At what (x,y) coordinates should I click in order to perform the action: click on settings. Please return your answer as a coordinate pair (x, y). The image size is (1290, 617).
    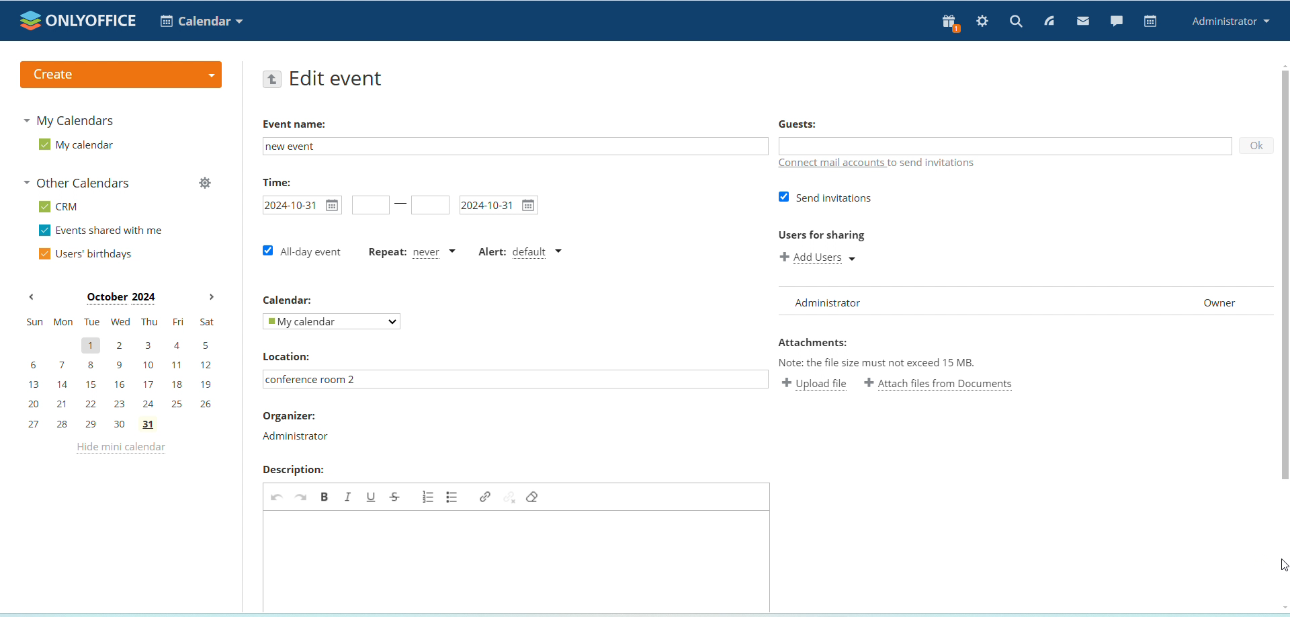
    Looking at the image, I should click on (983, 22).